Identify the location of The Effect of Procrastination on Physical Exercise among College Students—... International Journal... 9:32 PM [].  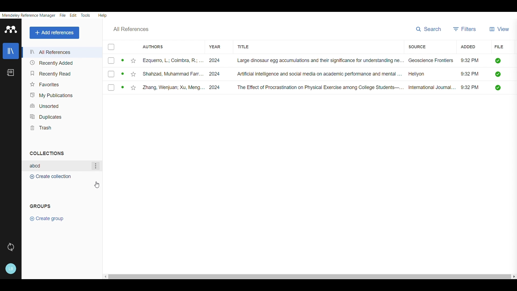
(369, 88).